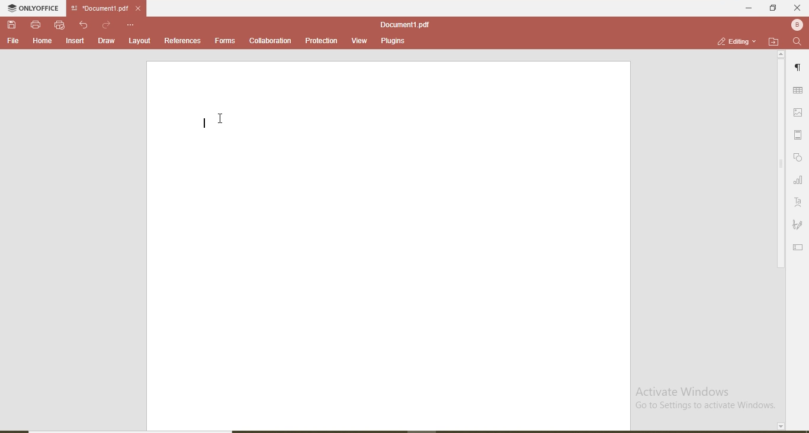 This screenshot has width=809, height=433. I want to click on paragraph, so click(800, 69).